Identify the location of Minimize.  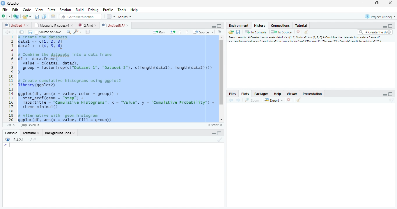
(213, 26).